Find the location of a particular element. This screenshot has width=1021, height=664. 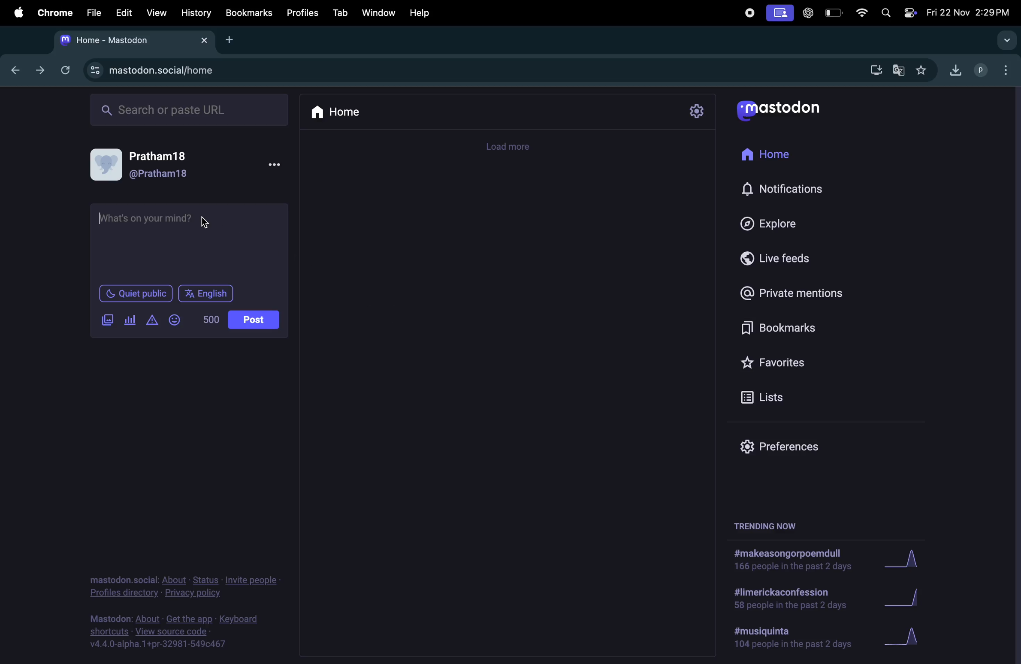

profiles is located at coordinates (300, 12).